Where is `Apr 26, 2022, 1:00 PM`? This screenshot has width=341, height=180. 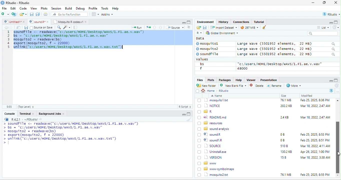 Apr 26, 2022, 1:00 PM is located at coordinates (315, 176).